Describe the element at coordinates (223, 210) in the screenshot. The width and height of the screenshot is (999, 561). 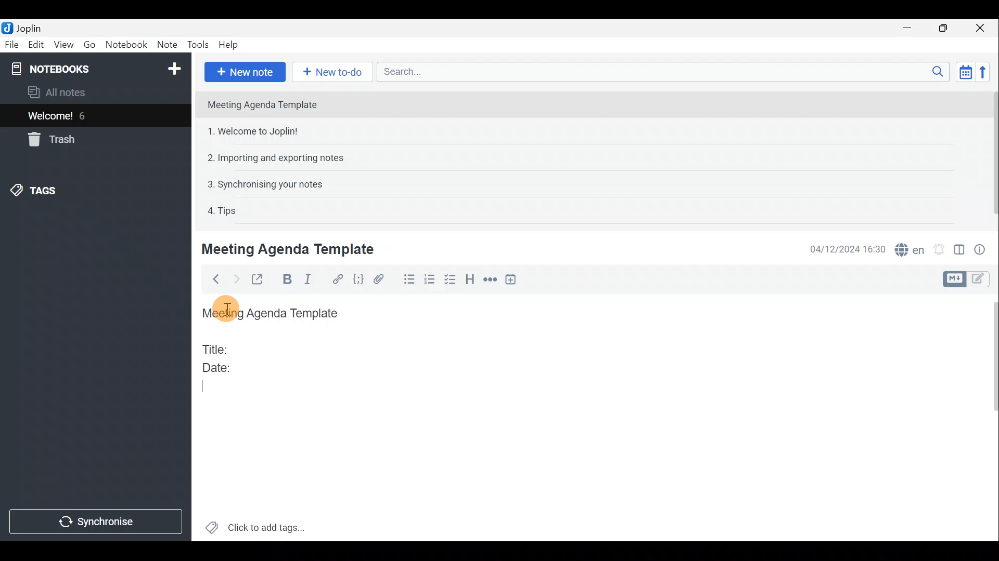
I see `4. Tips` at that location.